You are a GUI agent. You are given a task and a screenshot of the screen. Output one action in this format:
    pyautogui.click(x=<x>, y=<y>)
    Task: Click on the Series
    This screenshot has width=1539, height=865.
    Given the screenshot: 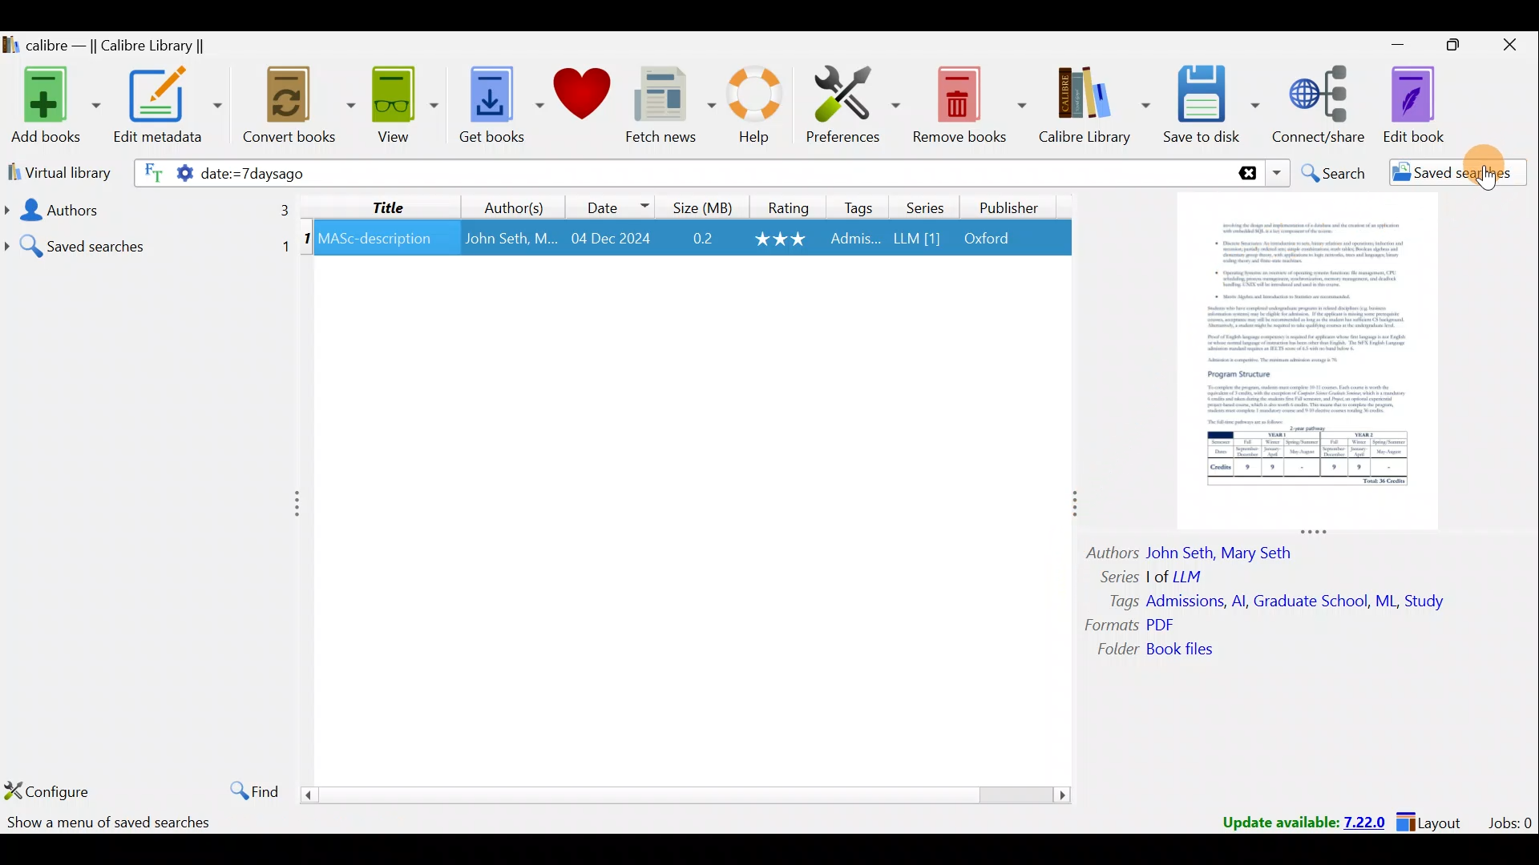 What is the action you would take?
    pyautogui.click(x=923, y=206)
    